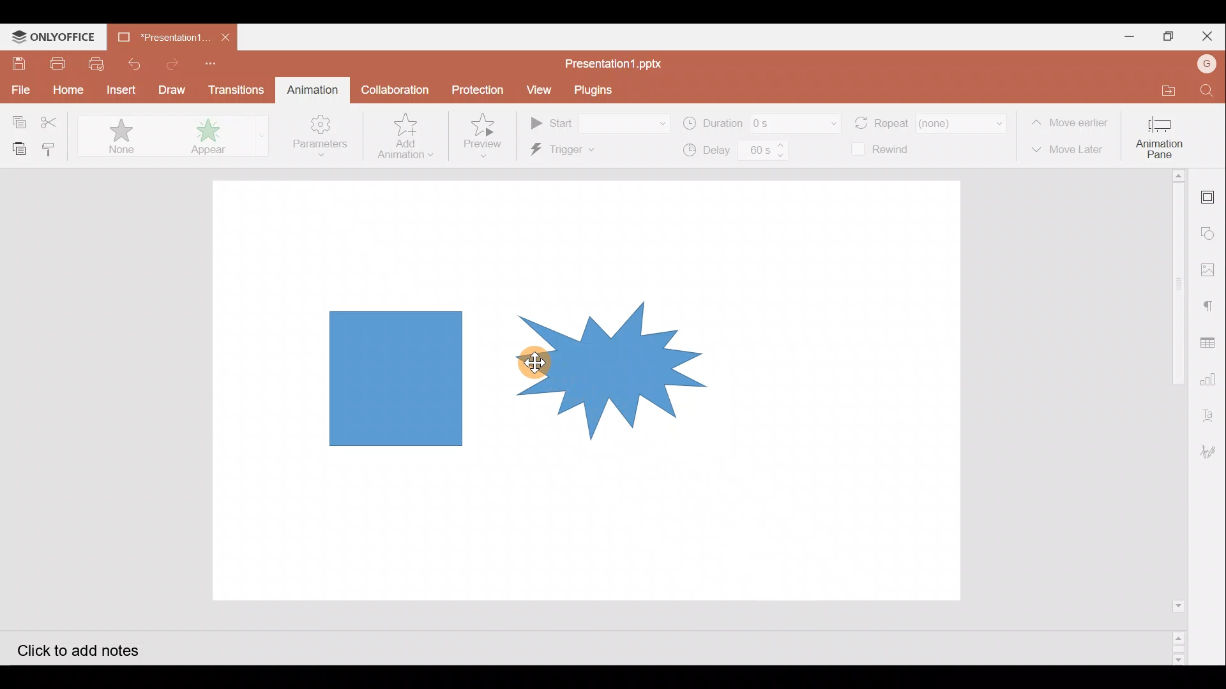 This screenshot has height=689, width=1226. I want to click on View, so click(536, 91).